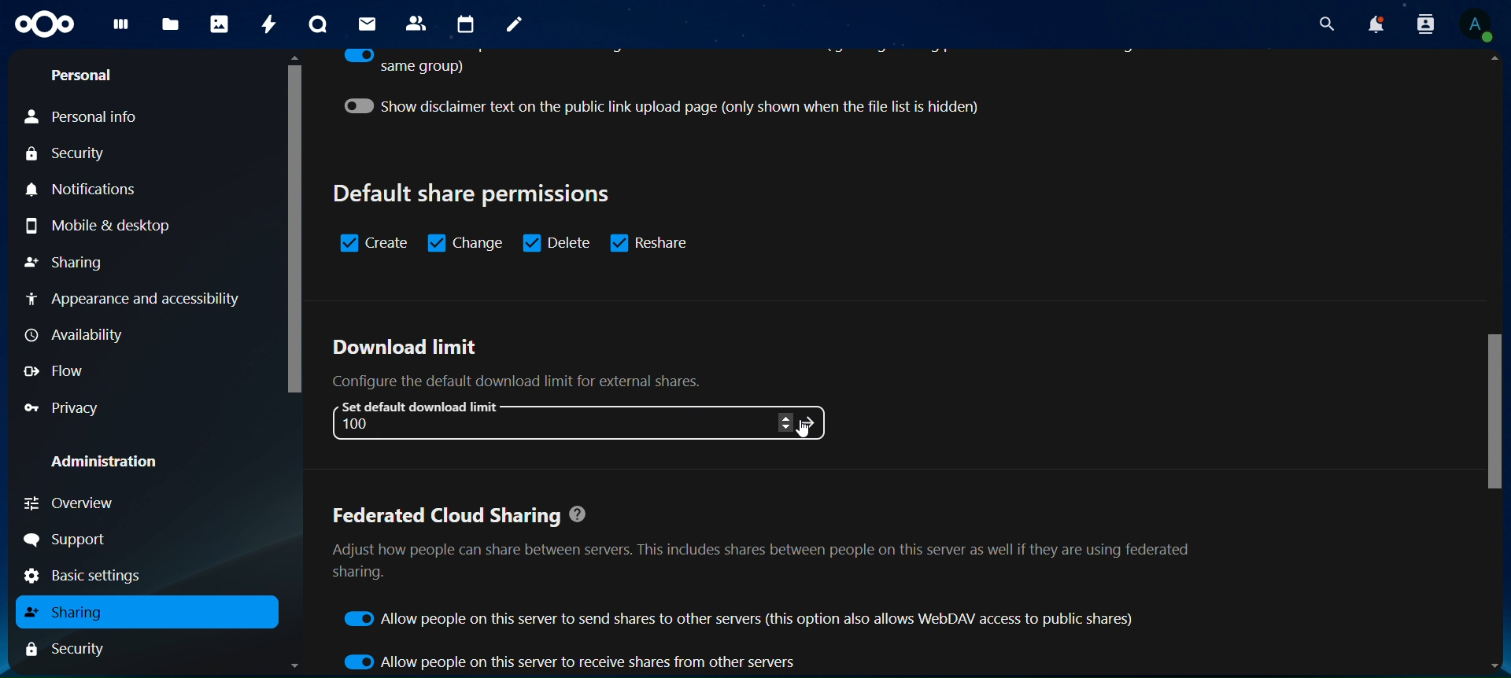 The image size is (1511, 678). Describe the element at coordinates (1324, 21) in the screenshot. I see `search` at that location.